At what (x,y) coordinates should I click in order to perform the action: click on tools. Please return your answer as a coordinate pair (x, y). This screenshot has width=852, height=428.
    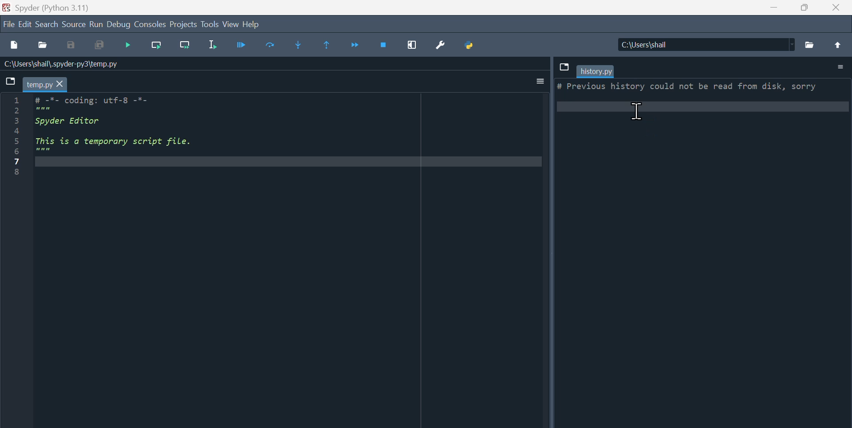
    Looking at the image, I should click on (210, 24).